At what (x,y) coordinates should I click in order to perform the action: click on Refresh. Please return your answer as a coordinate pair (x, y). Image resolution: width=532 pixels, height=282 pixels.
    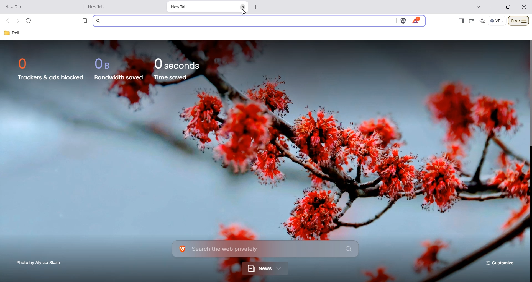
    Looking at the image, I should click on (28, 21).